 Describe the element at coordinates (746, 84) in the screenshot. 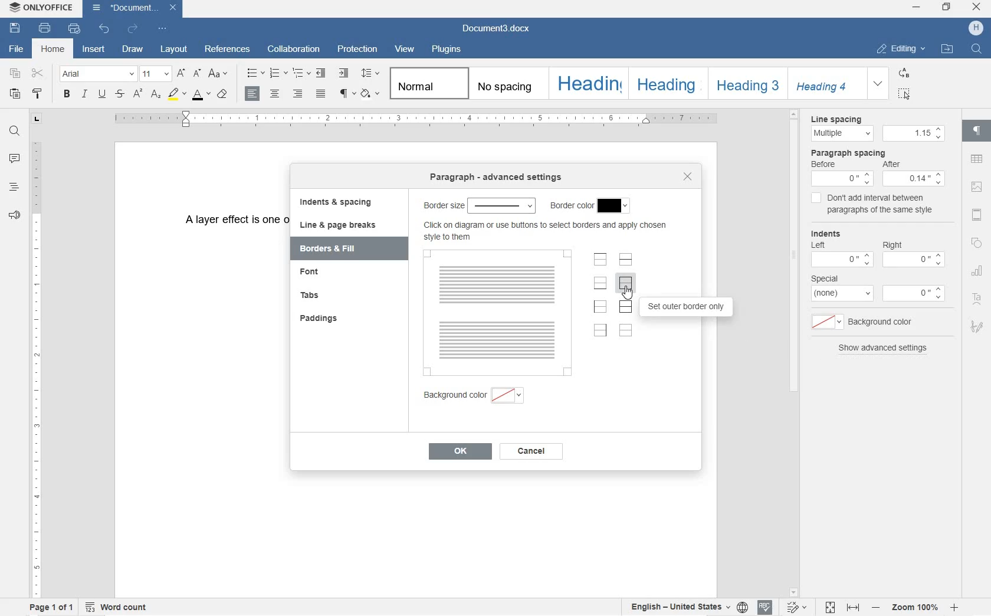

I see `HEADING 3` at that location.